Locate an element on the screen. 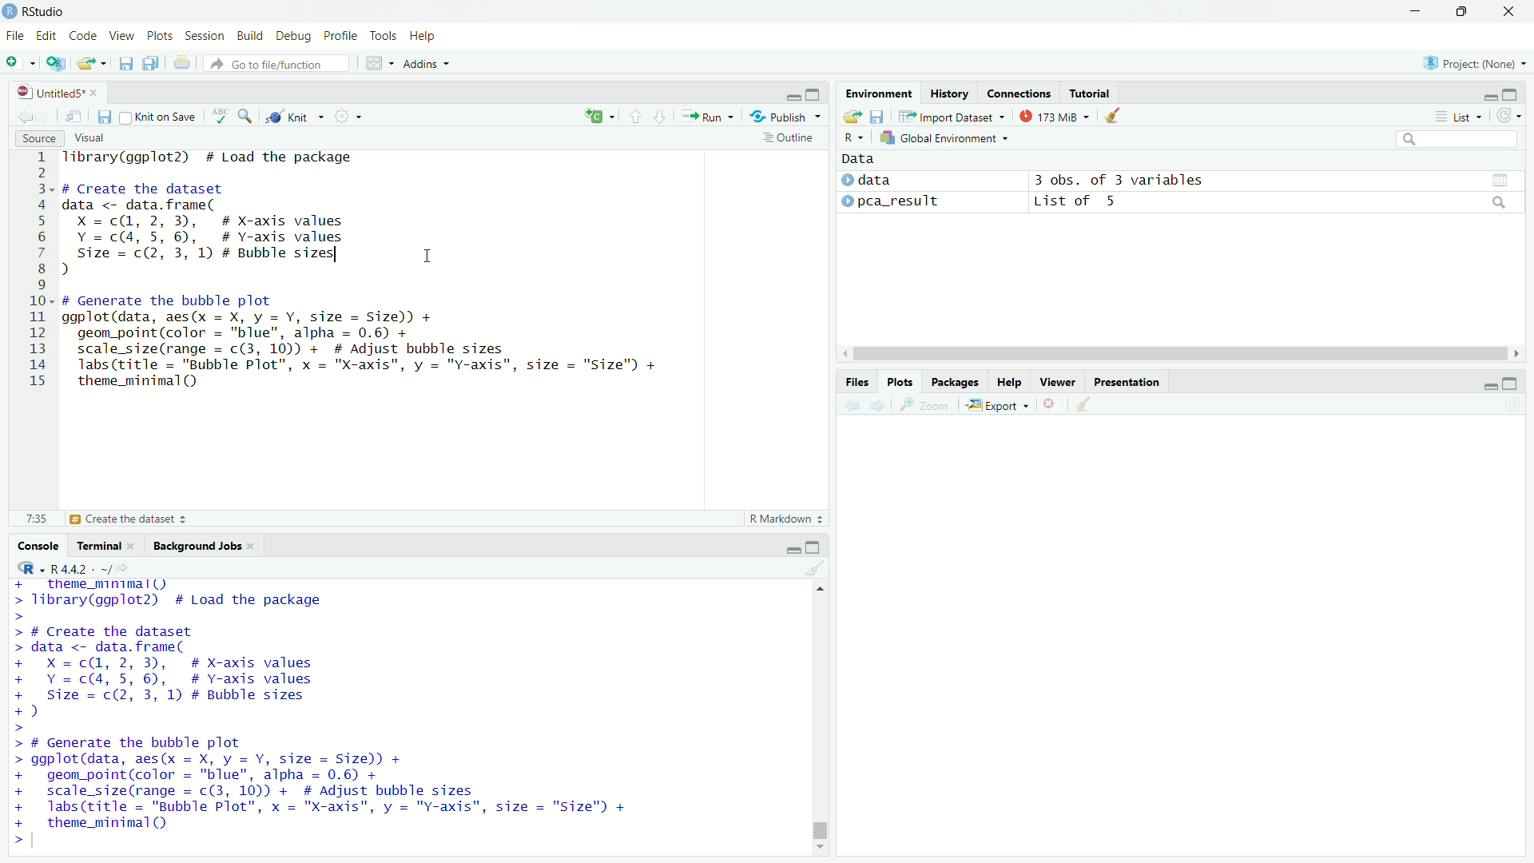  settings is located at coordinates (348, 117).